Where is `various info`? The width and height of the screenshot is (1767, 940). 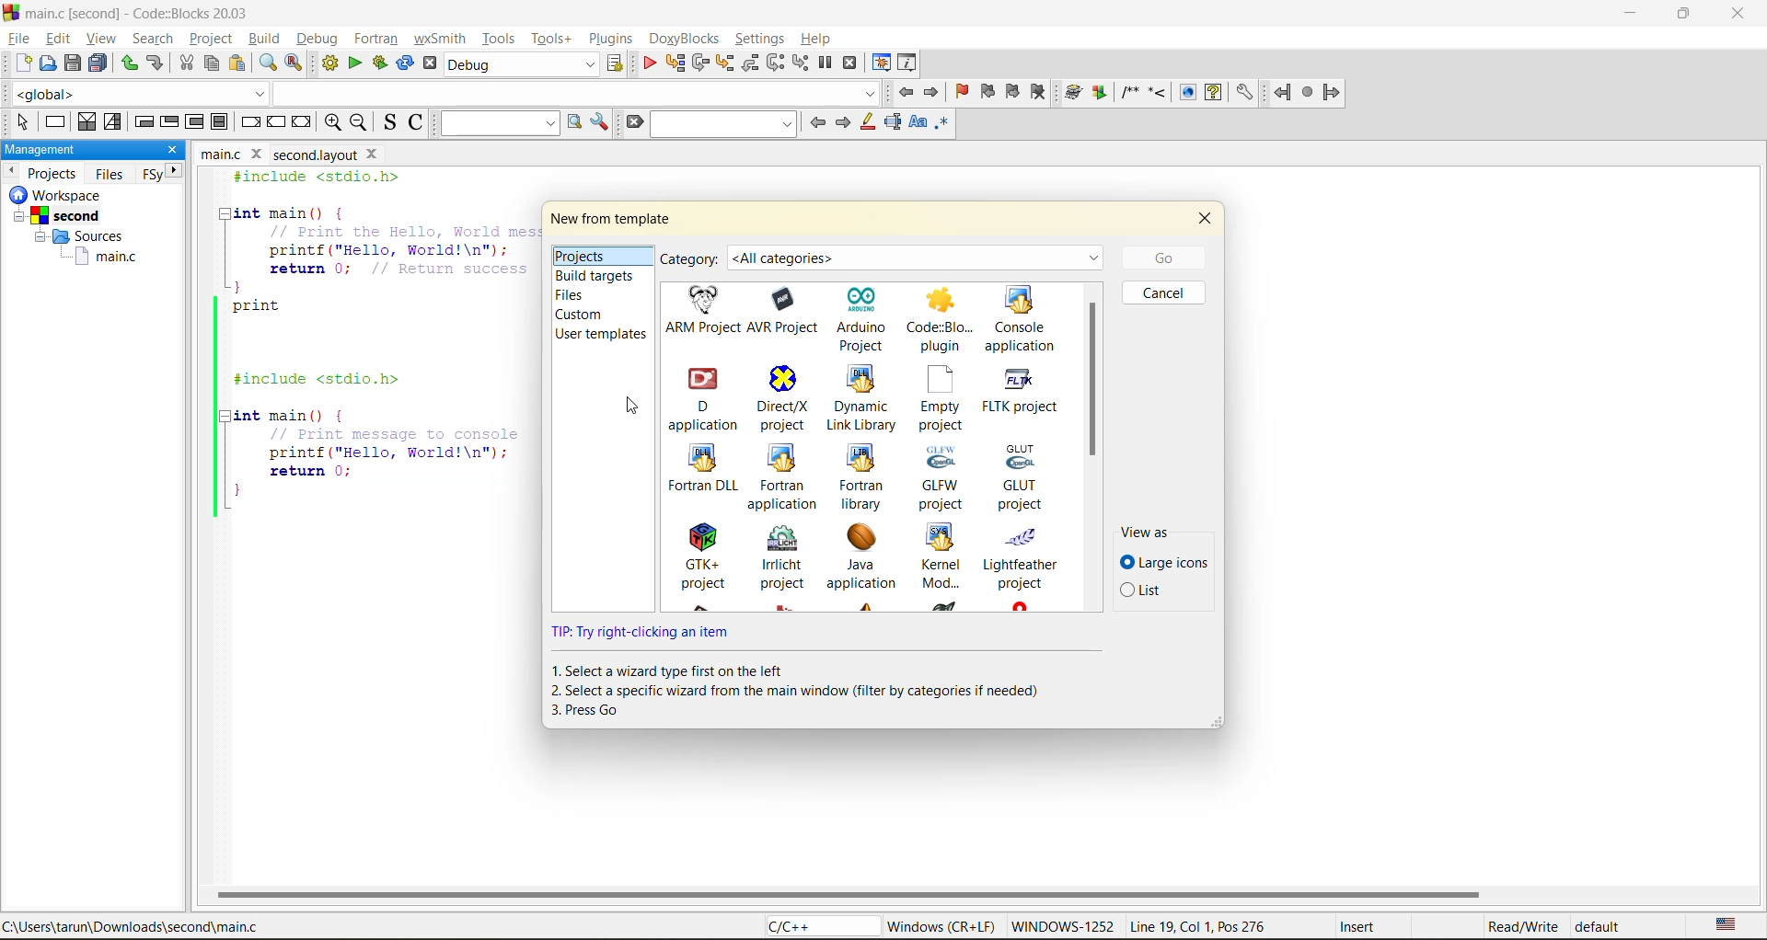 various info is located at coordinates (905, 63).